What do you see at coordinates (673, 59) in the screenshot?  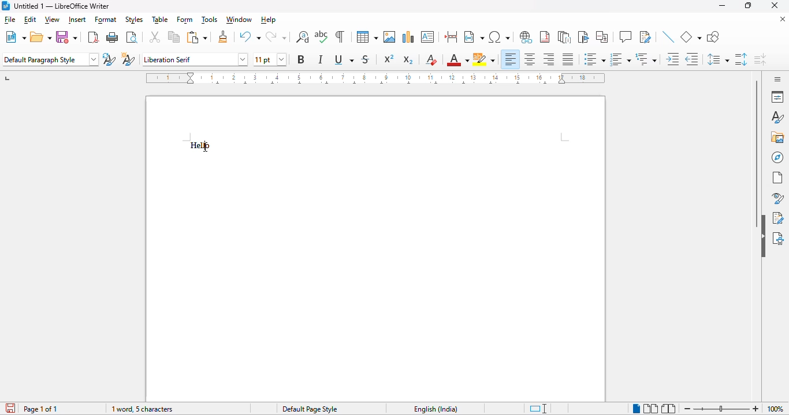 I see `increase indent` at bounding box center [673, 59].